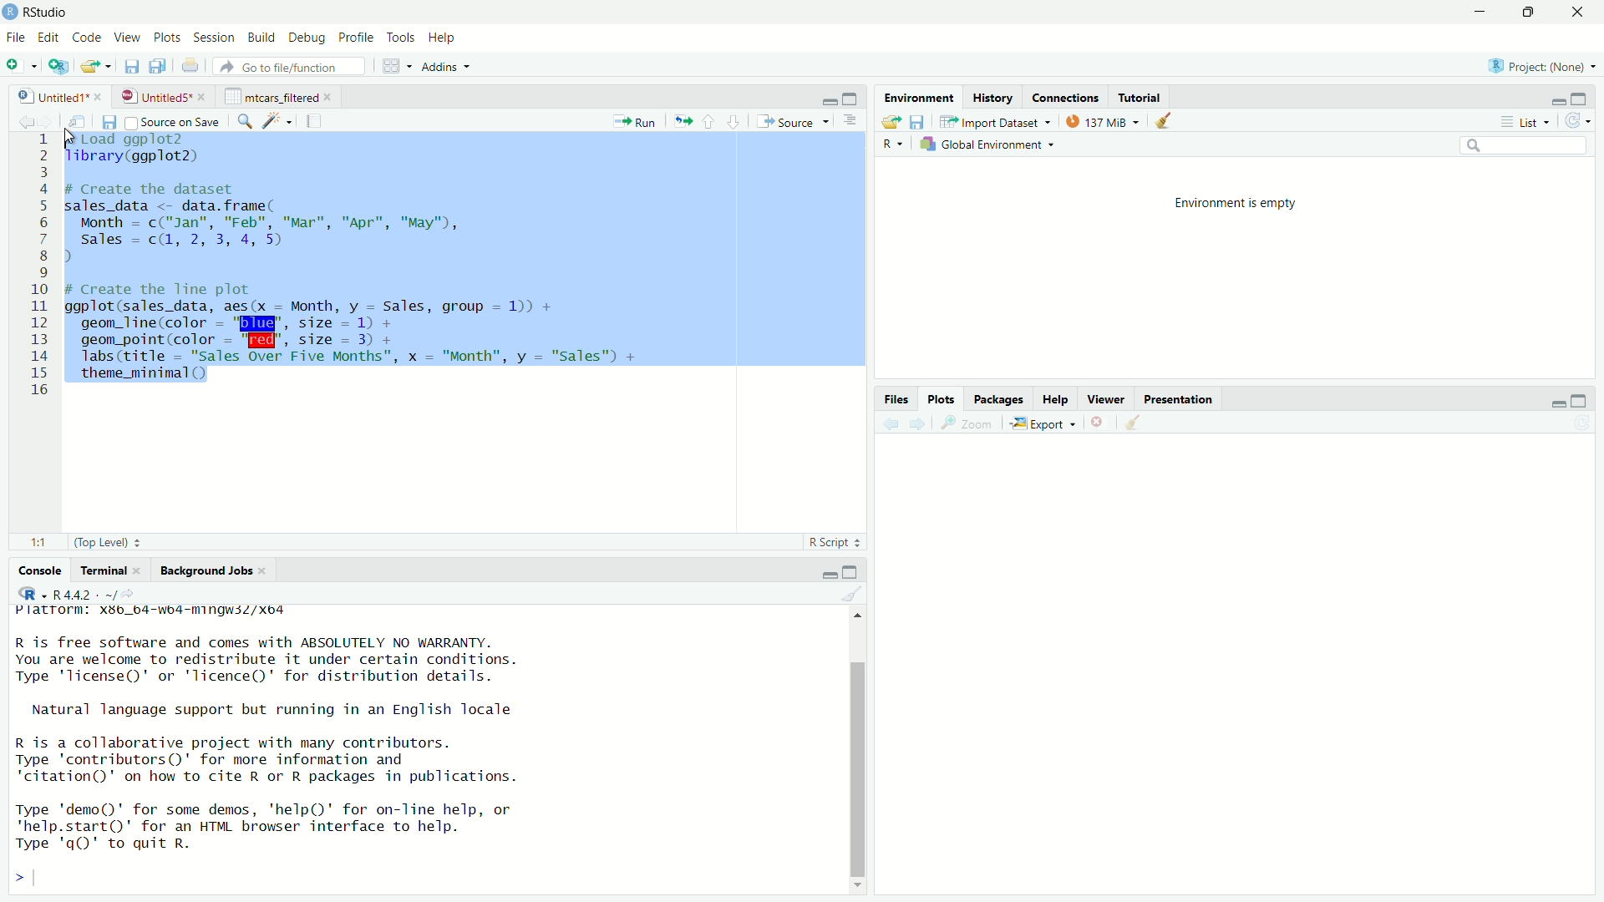 The image size is (1604, 902). What do you see at coordinates (73, 136) in the screenshot?
I see `cursor` at bounding box center [73, 136].